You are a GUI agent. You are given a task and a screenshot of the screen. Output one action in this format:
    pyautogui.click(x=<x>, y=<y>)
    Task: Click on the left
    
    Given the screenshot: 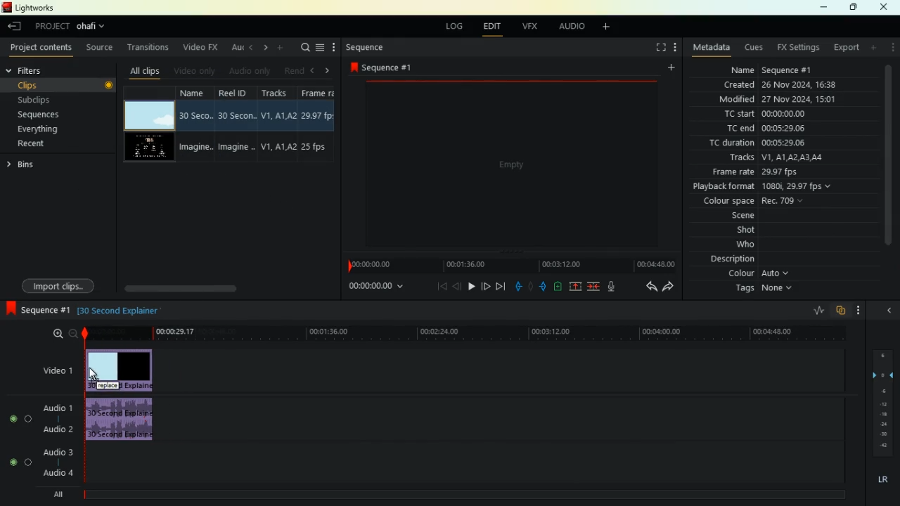 What is the action you would take?
    pyautogui.click(x=314, y=70)
    